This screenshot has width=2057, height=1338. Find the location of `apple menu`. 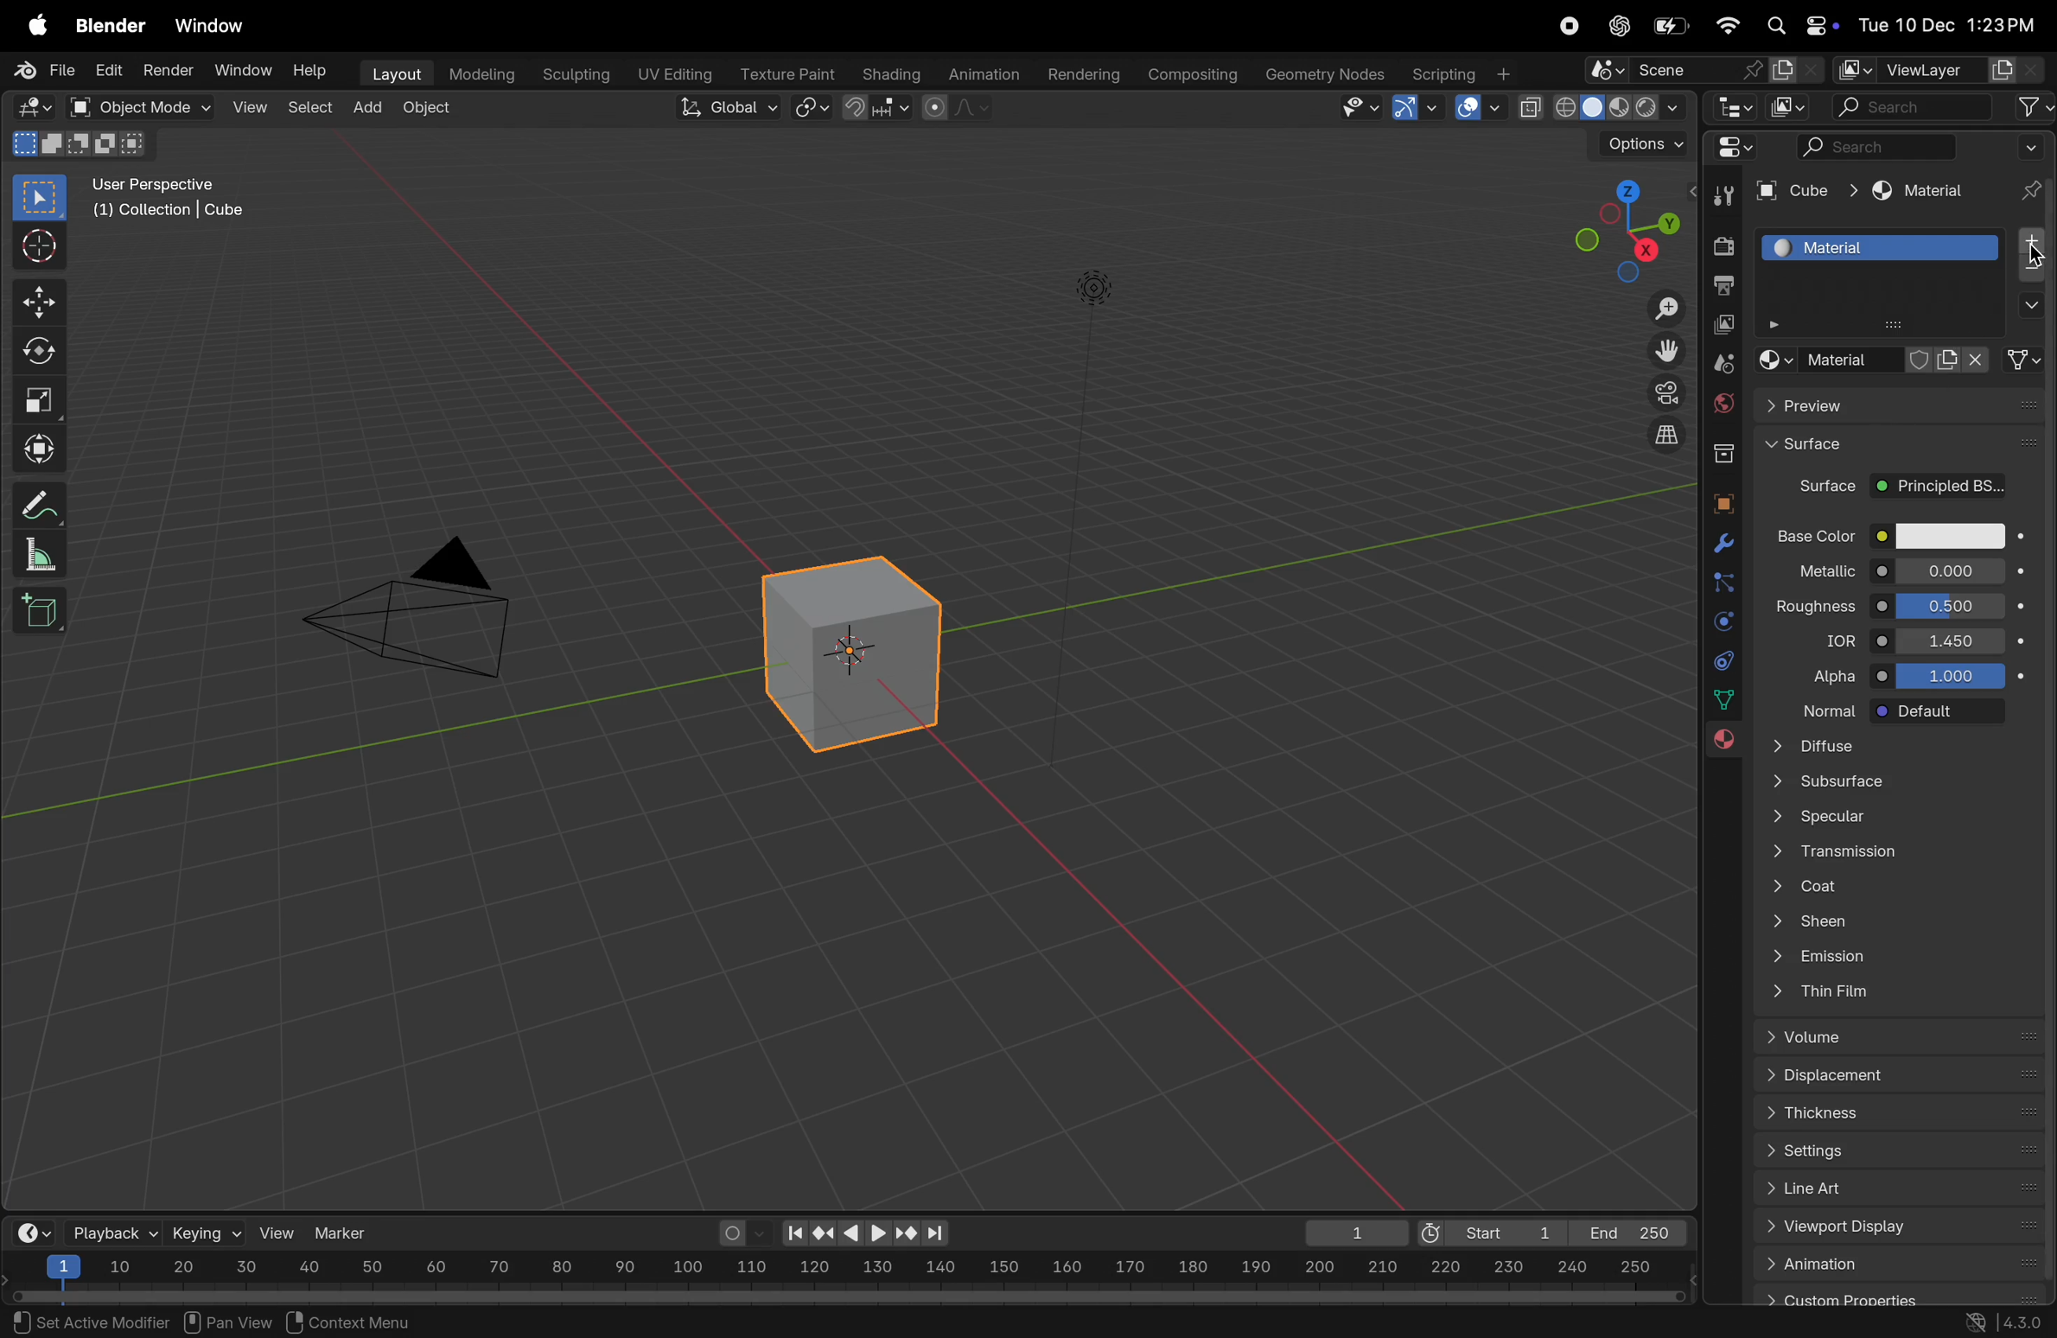

apple menu is located at coordinates (30, 27).